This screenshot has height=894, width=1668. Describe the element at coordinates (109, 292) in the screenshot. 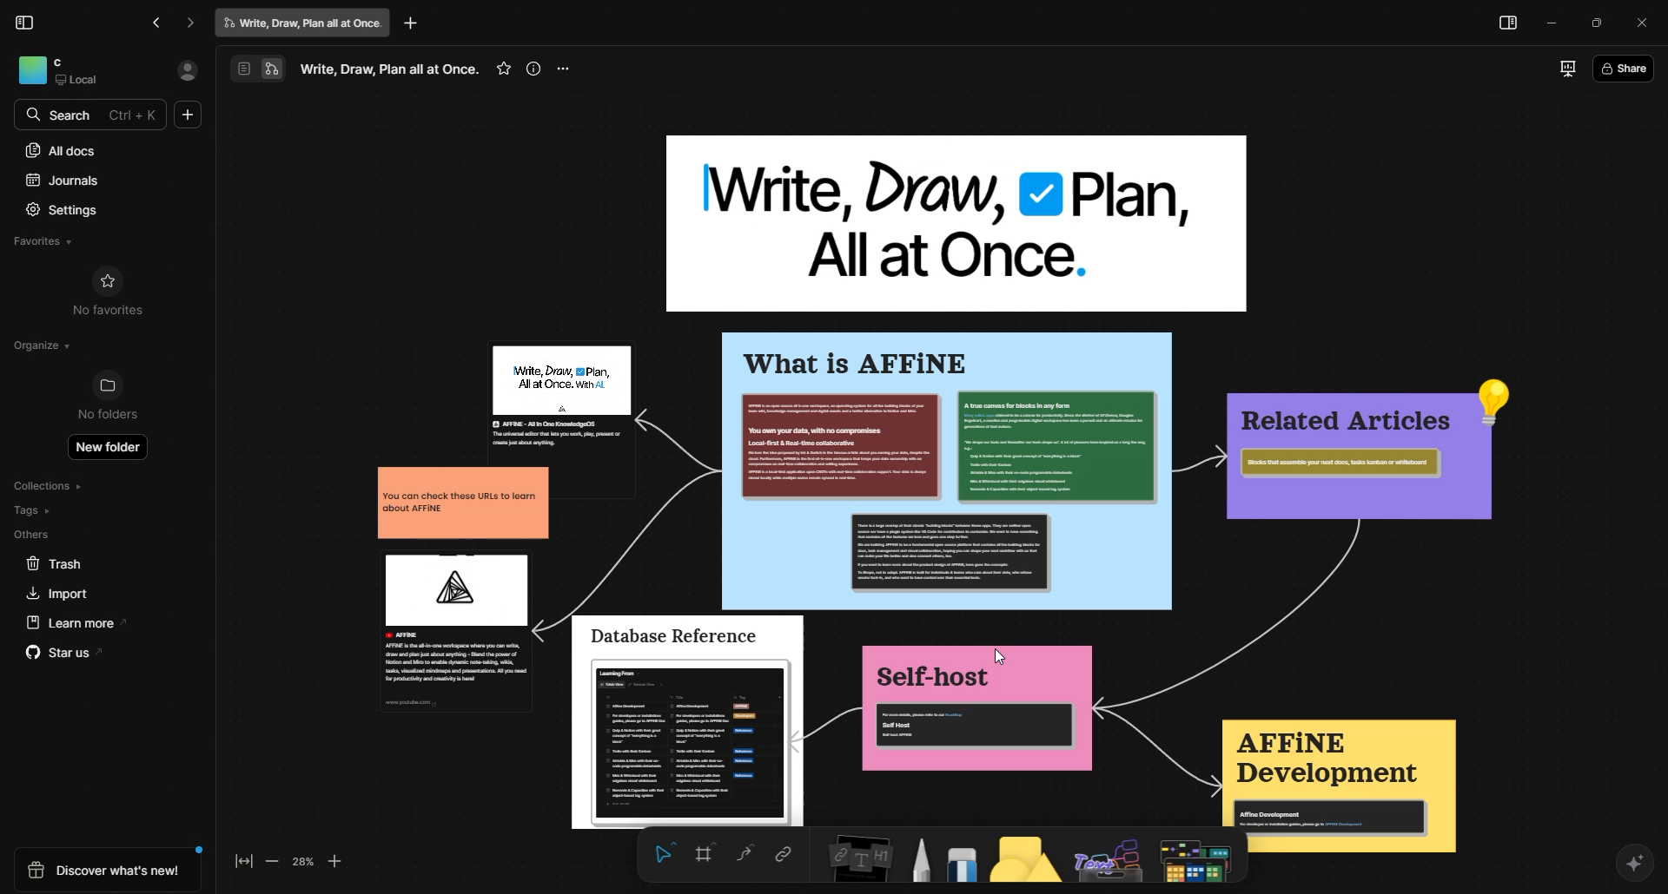

I see `no favorites` at that location.